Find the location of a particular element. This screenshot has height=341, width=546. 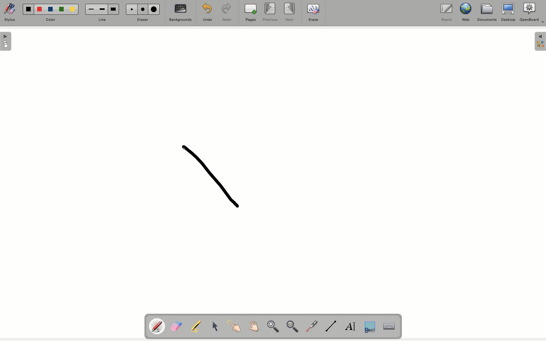

Web is located at coordinates (467, 13).